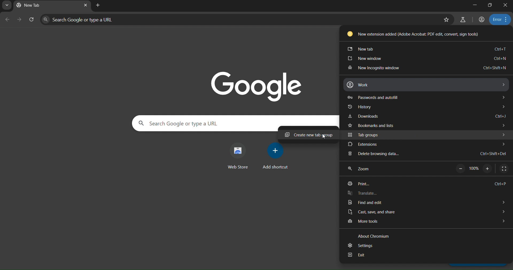  I want to click on tab groups, so click(428, 135).